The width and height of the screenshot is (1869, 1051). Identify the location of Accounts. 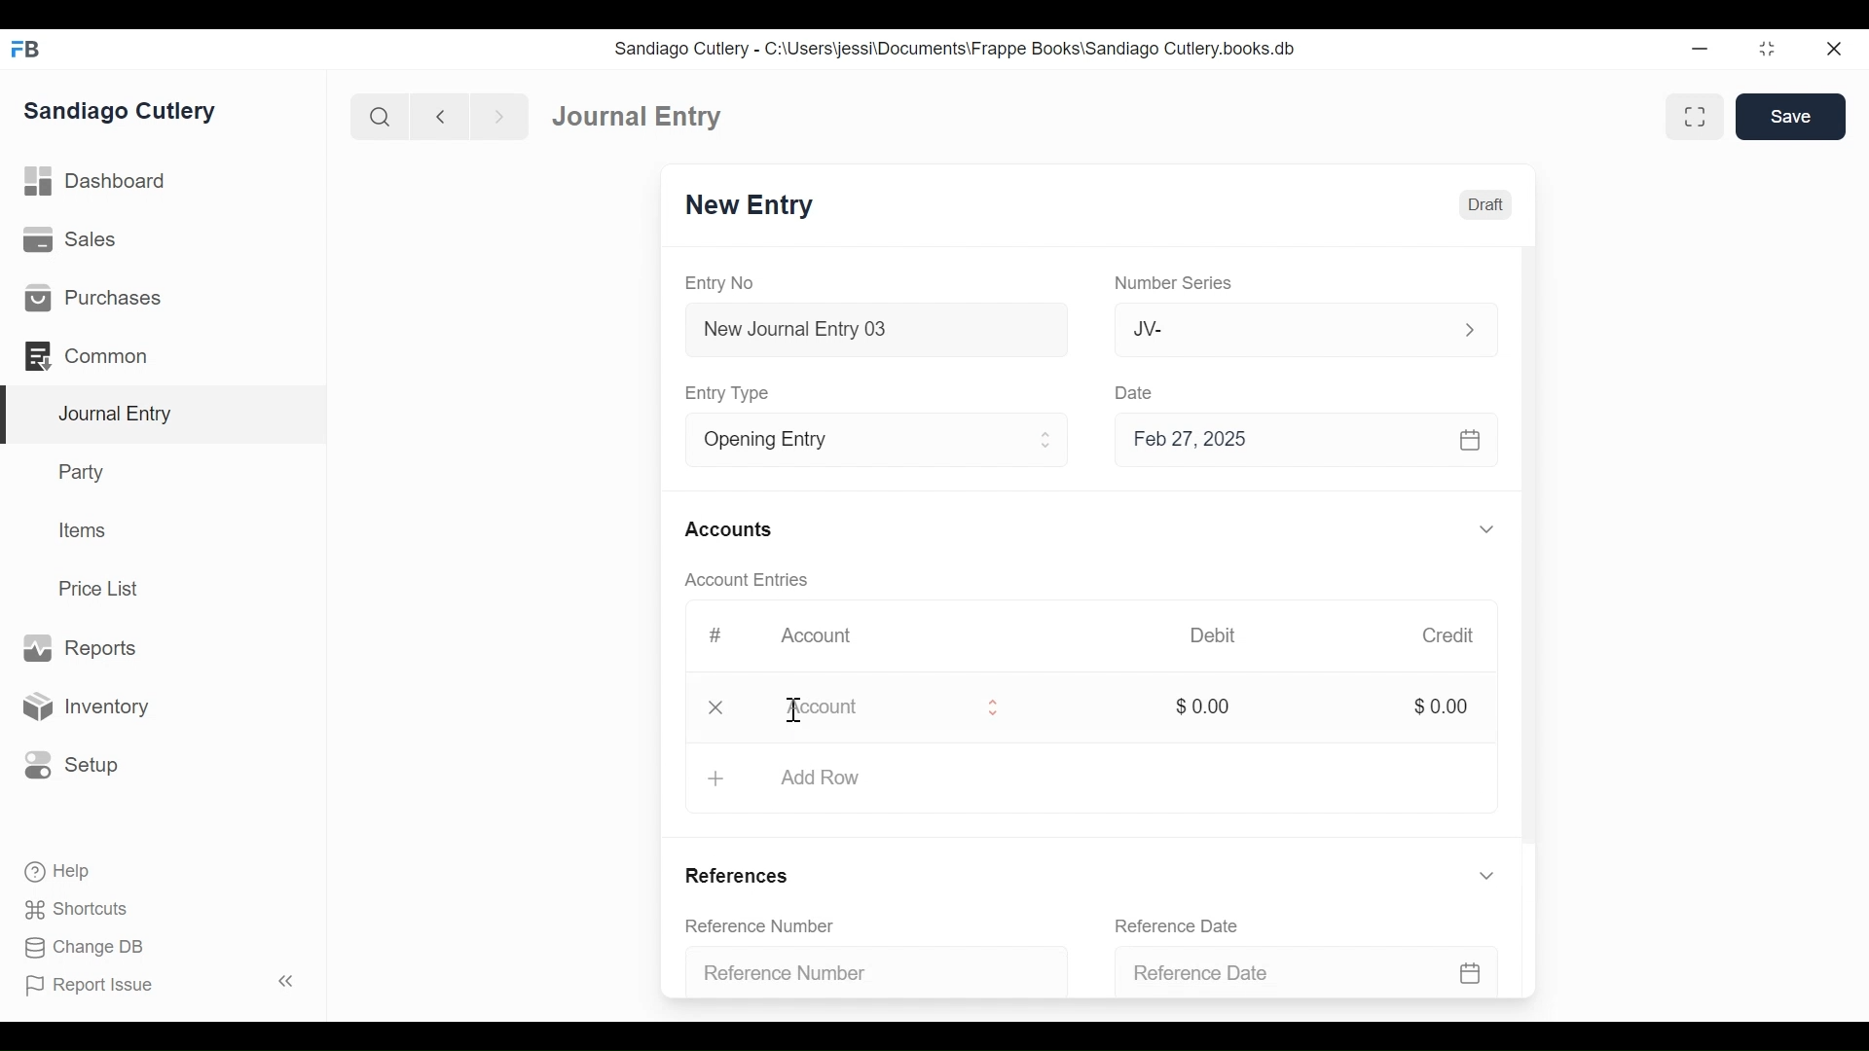
(728, 530).